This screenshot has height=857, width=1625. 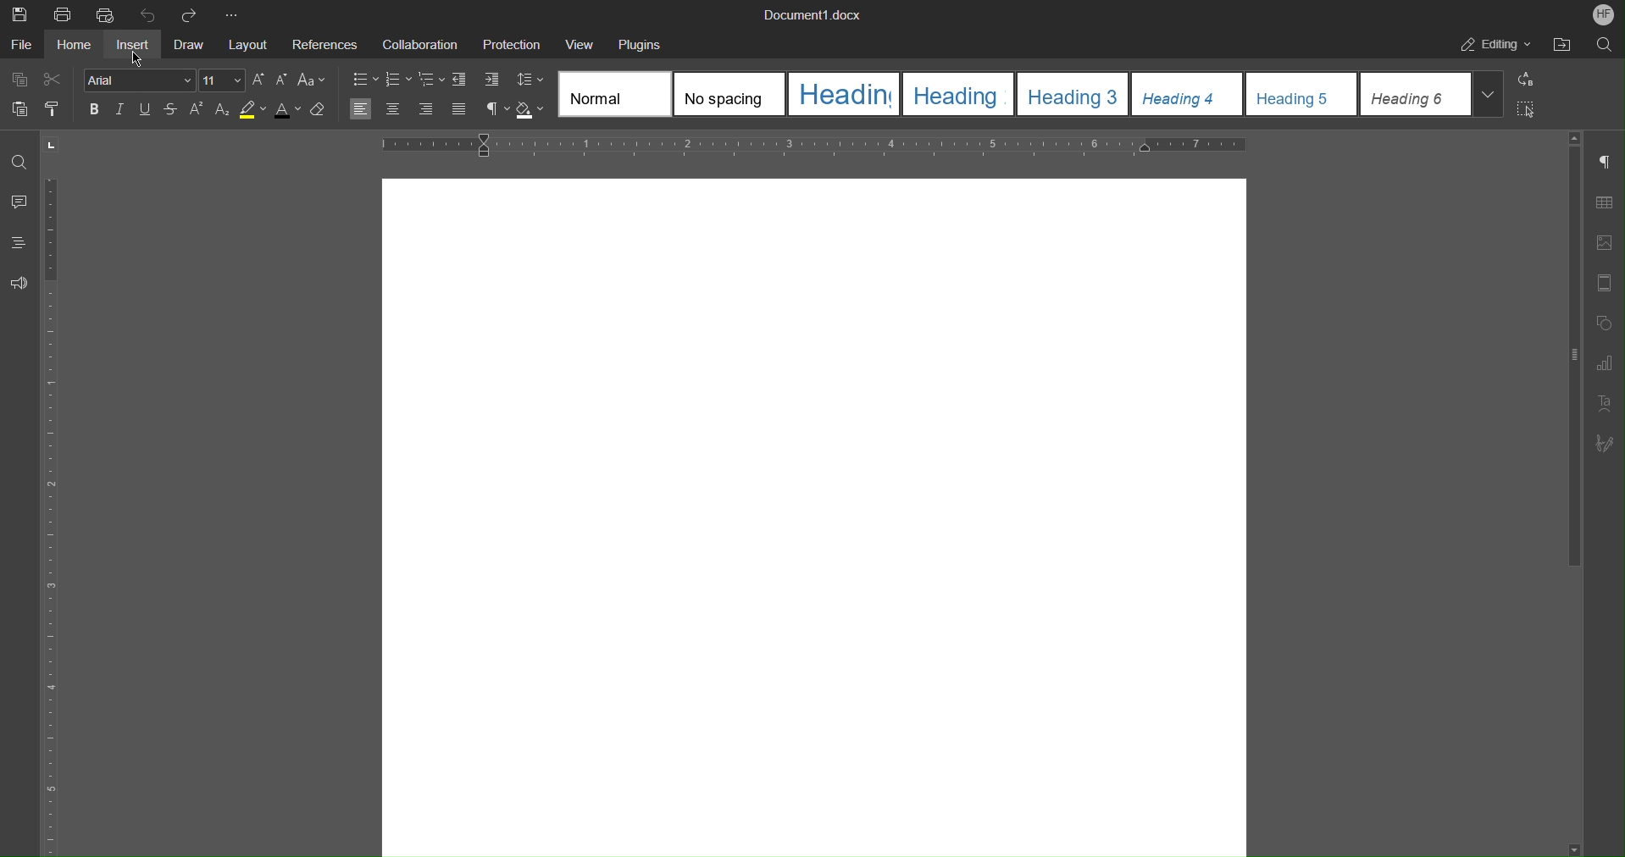 I want to click on Decrease Indent, so click(x=462, y=81).